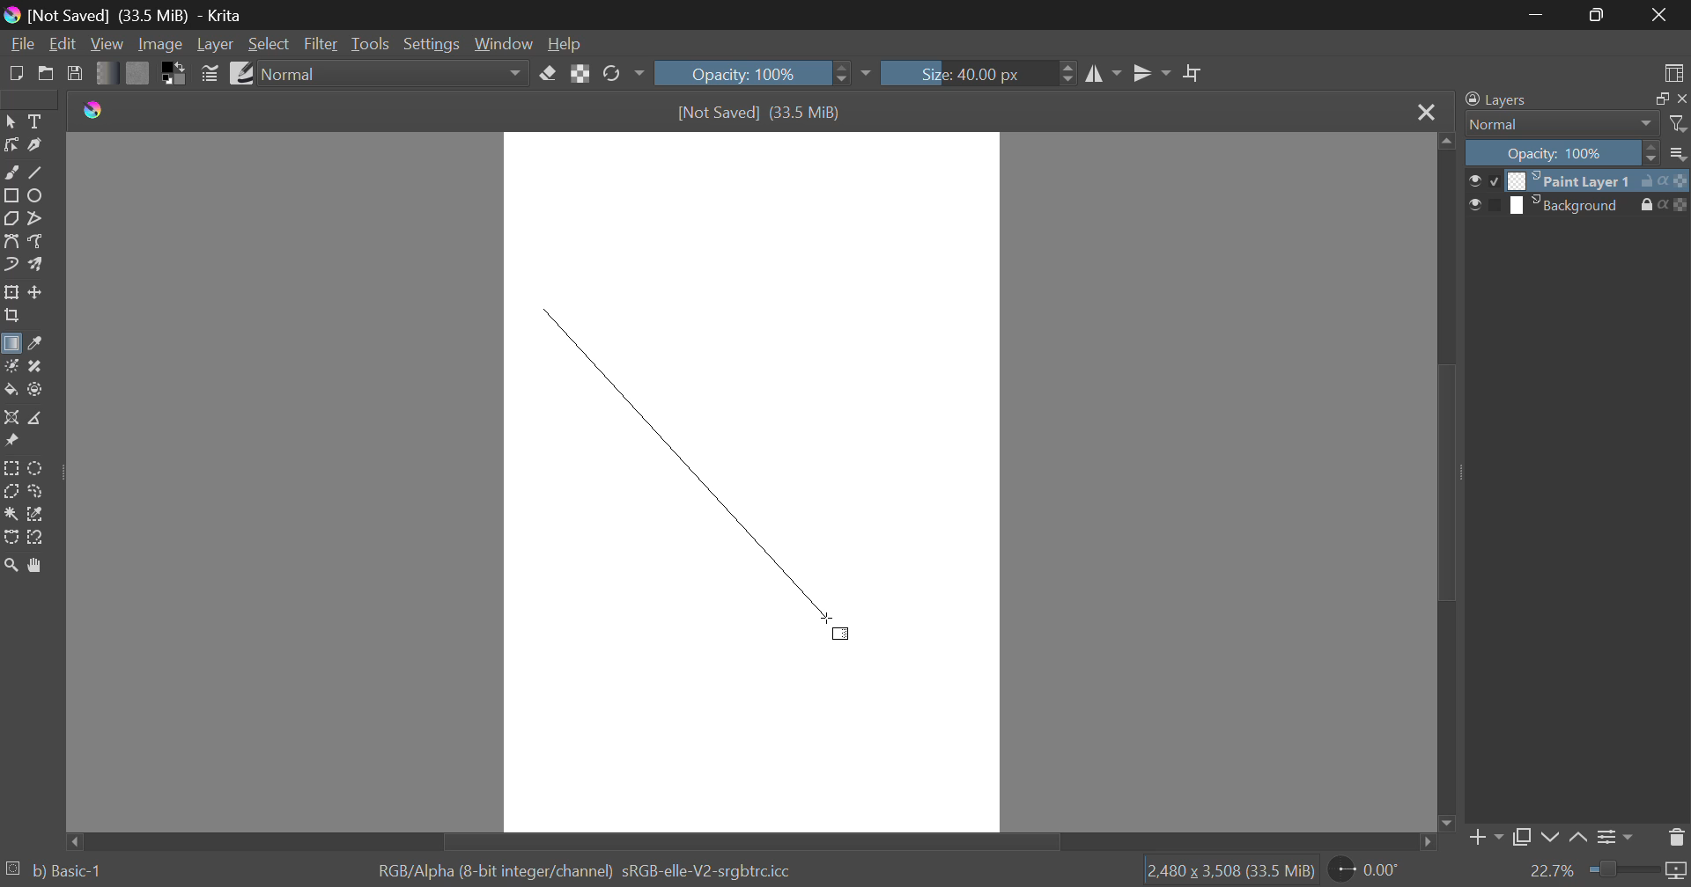 Image resolution: width=1691 pixels, height=887 pixels. Describe the element at coordinates (1193, 74) in the screenshot. I see `Crop` at that location.